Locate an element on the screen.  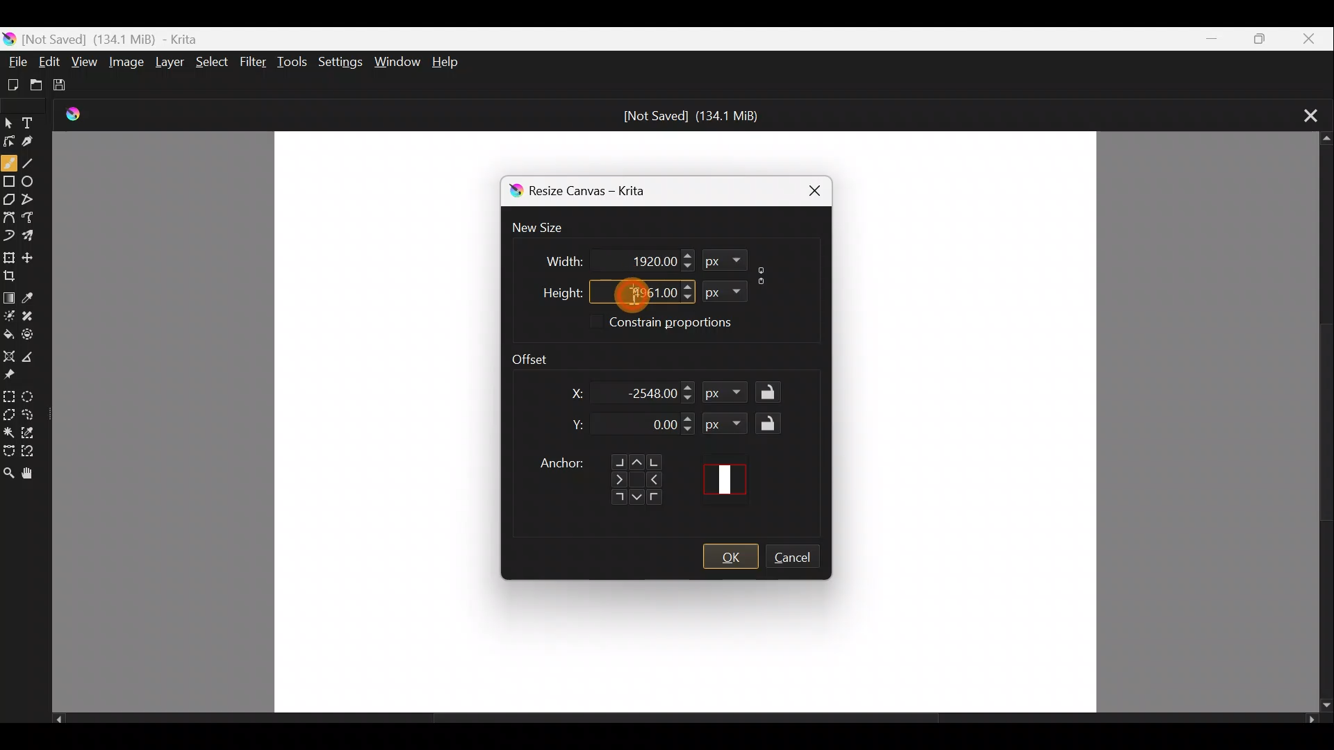
Constrain proportions is located at coordinates (689, 324).